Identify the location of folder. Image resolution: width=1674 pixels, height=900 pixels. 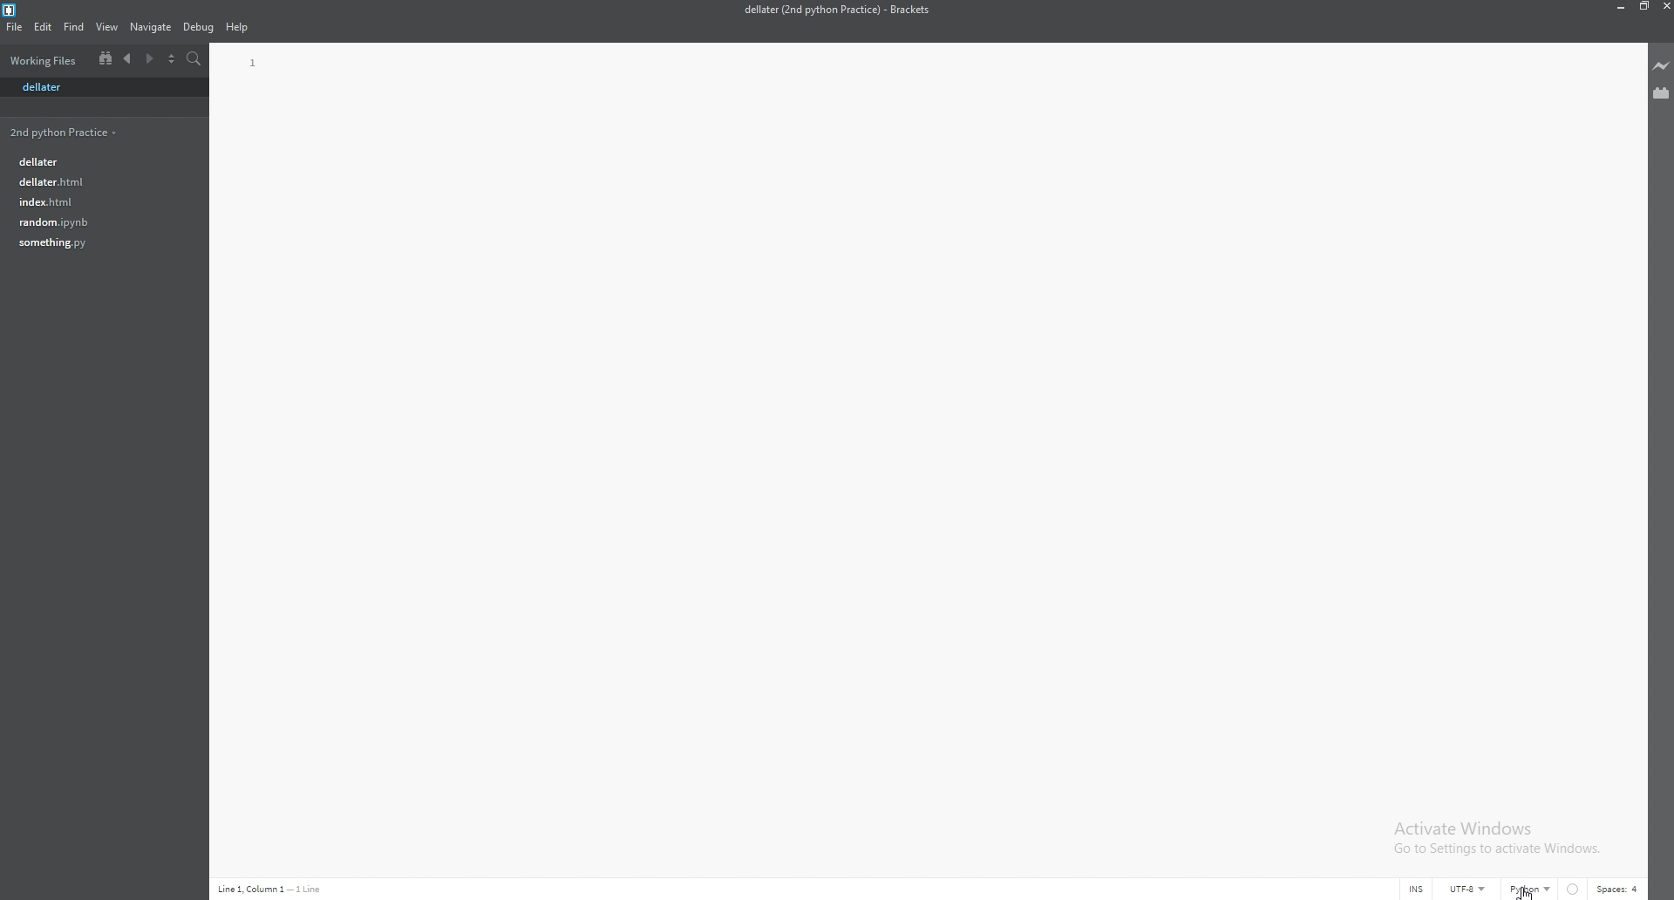
(66, 132).